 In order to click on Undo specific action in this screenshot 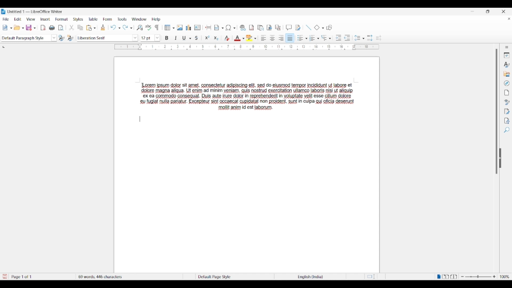, I will do `click(119, 28)`.